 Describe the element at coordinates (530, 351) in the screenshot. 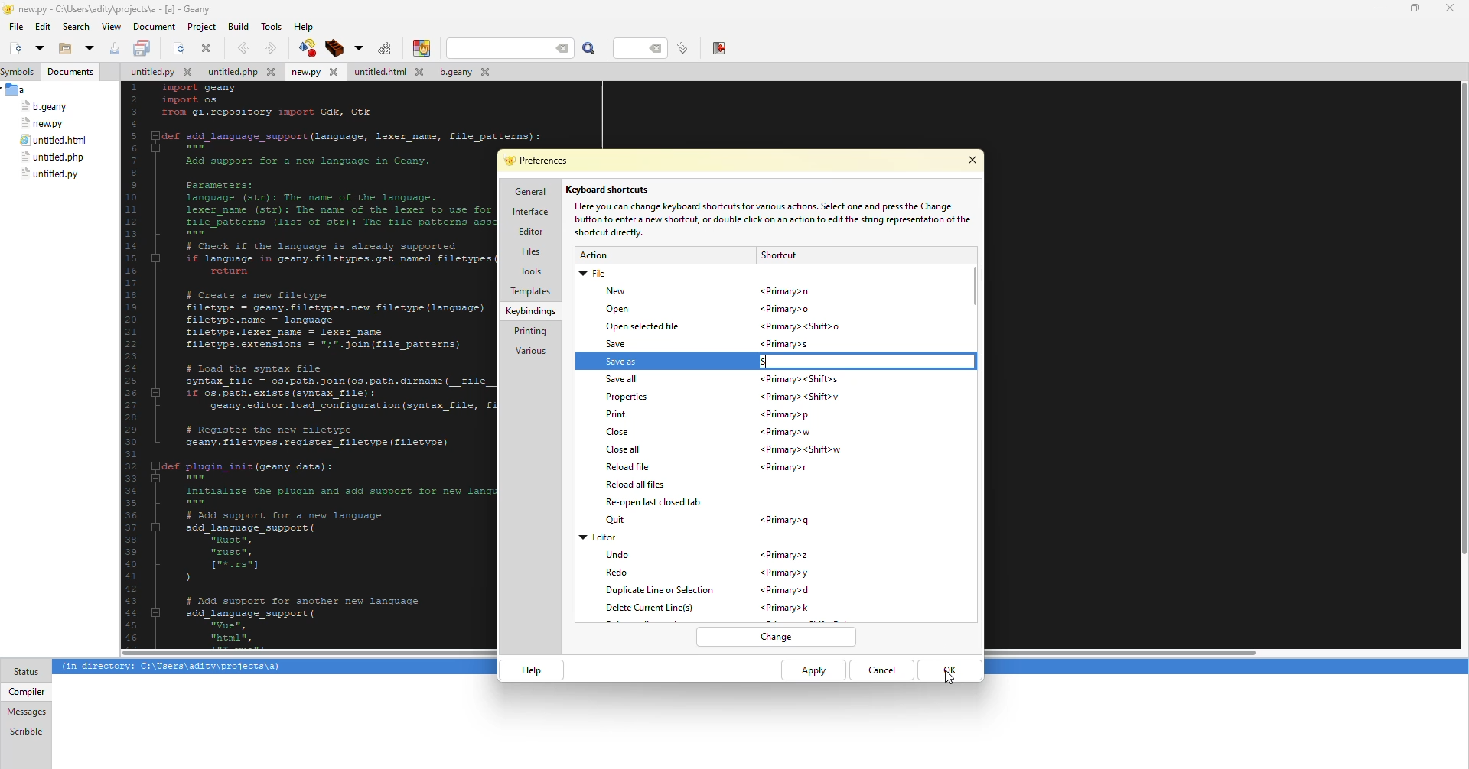

I see `various` at that location.